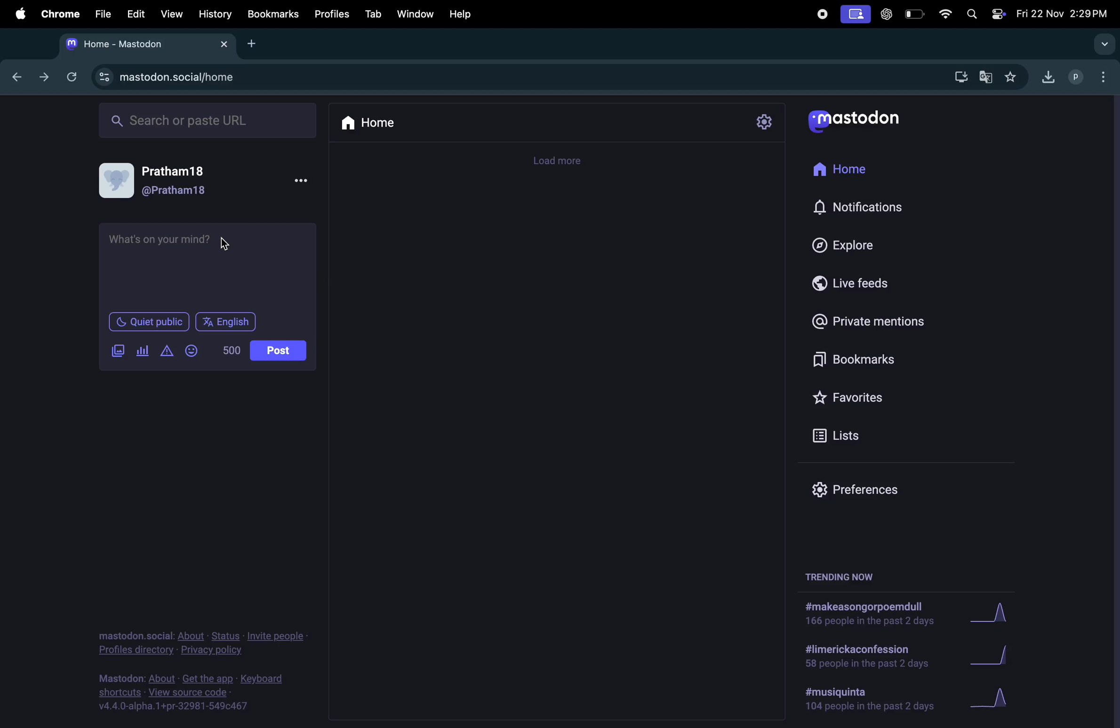 The image size is (1120, 728). I want to click on profiles, so click(329, 14).